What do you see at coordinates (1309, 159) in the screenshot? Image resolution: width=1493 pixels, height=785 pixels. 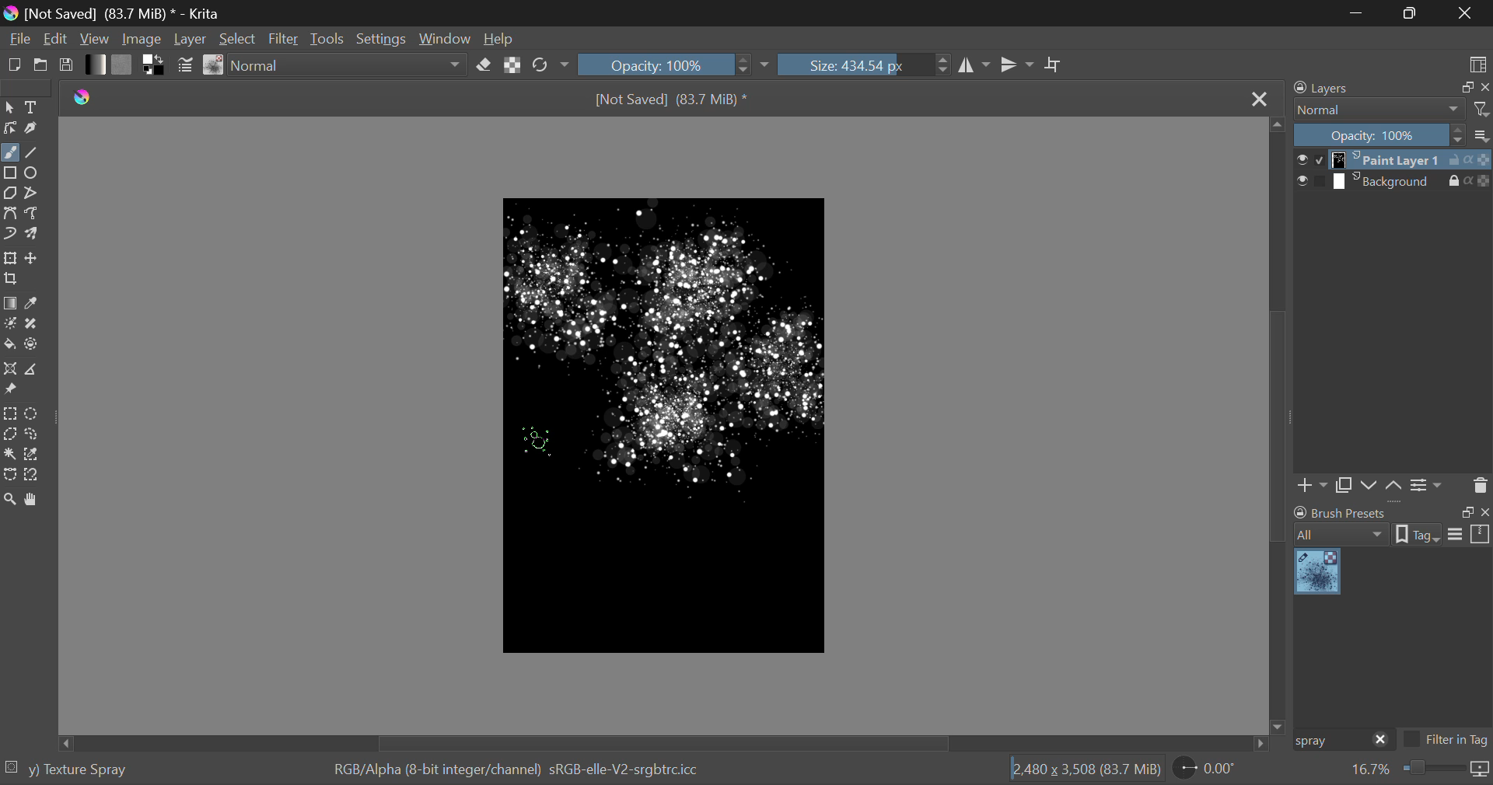 I see `checkbox` at bounding box center [1309, 159].